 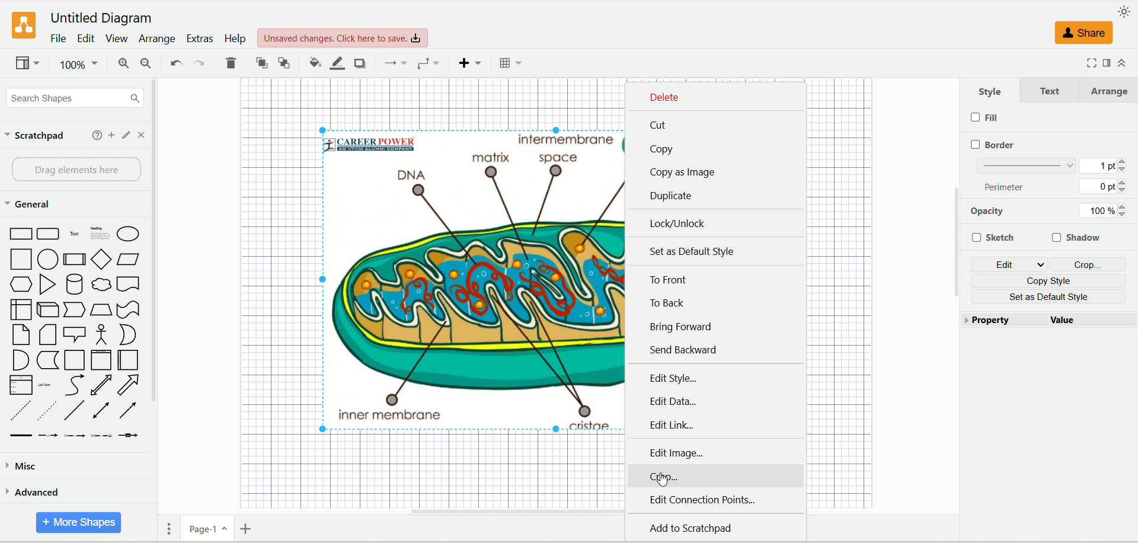 What do you see at coordinates (673, 196) in the screenshot?
I see `duplicate` at bounding box center [673, 196].